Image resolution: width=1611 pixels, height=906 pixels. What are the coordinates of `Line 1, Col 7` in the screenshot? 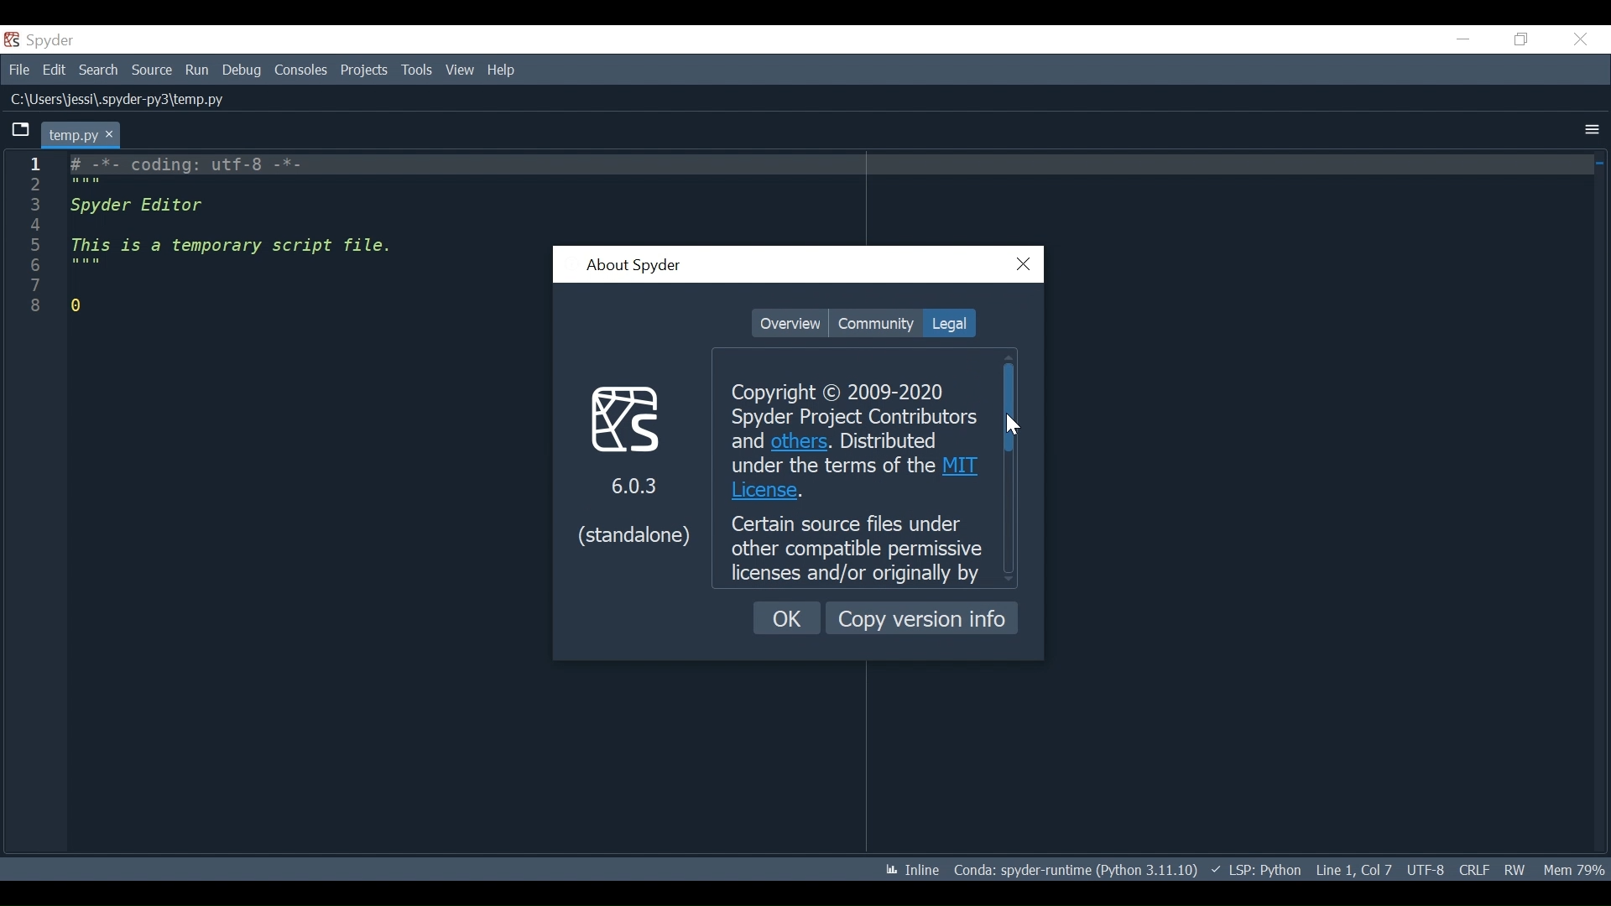 It's located at (1353, 867).